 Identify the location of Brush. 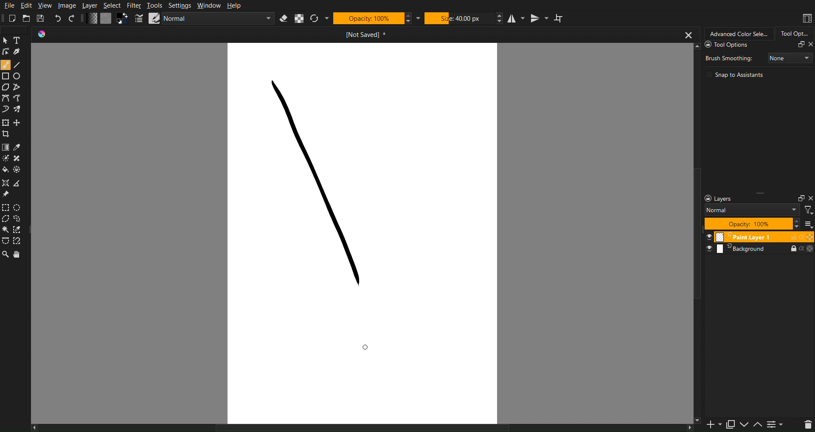
(6, 65).